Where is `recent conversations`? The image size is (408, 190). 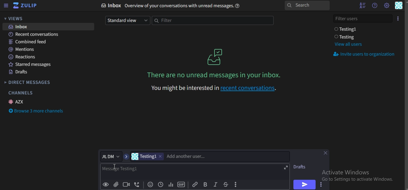
recent conversations is located at coordinates (37, 35).